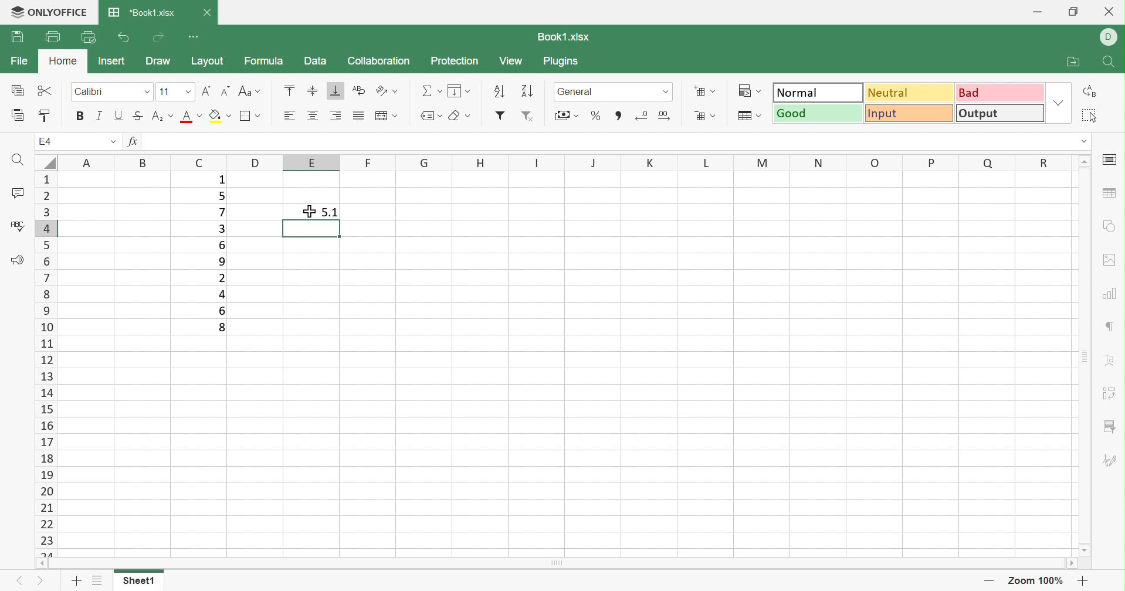 Image resolution: width=1125 pixels, height=591 pixels. I want to click on Drop Down, so click(186, 91).